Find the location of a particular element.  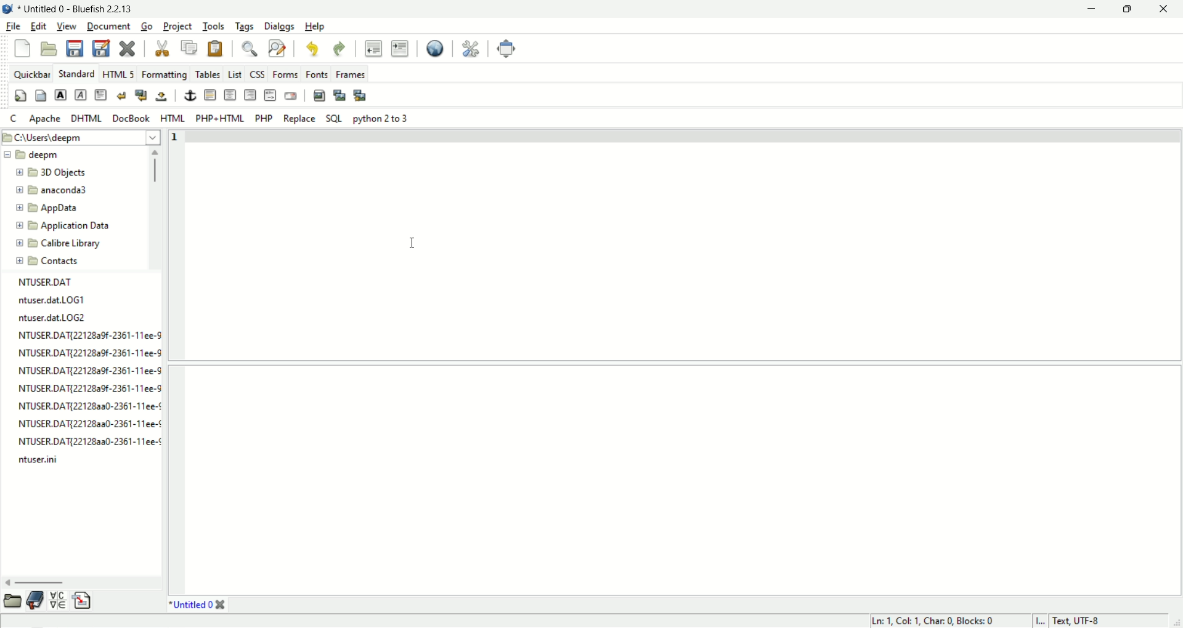

css is located at coordinates (257, 75).